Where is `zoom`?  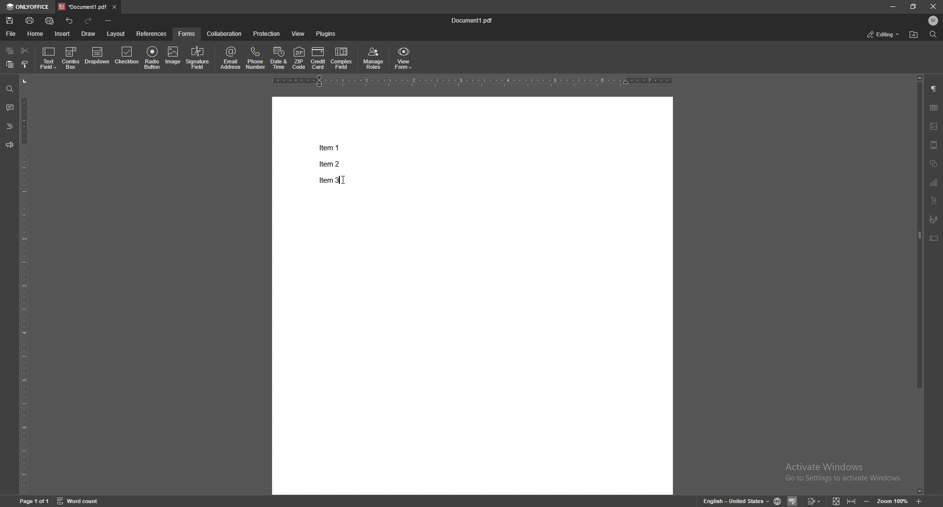 zoom is located at coordinates (892, 500).